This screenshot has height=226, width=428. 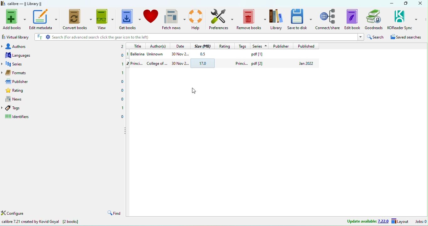 I want to click on formats, so click(x=26, y=72).